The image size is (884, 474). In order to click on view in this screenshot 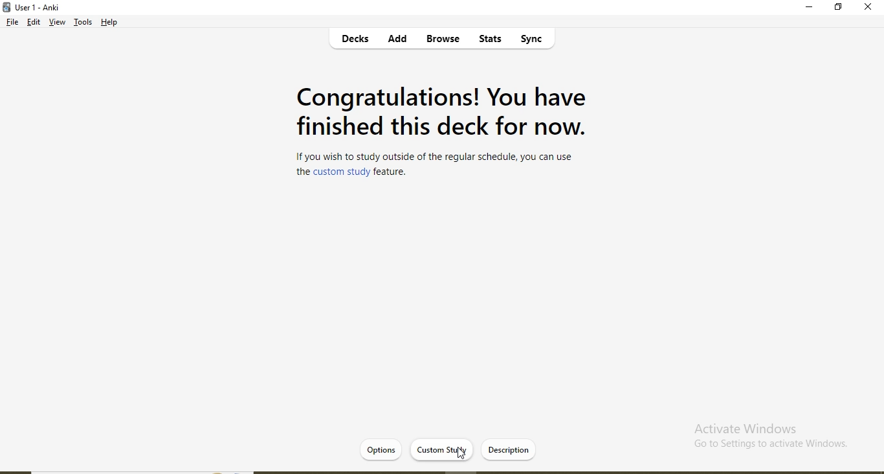, I will do `click(57, 23)`.